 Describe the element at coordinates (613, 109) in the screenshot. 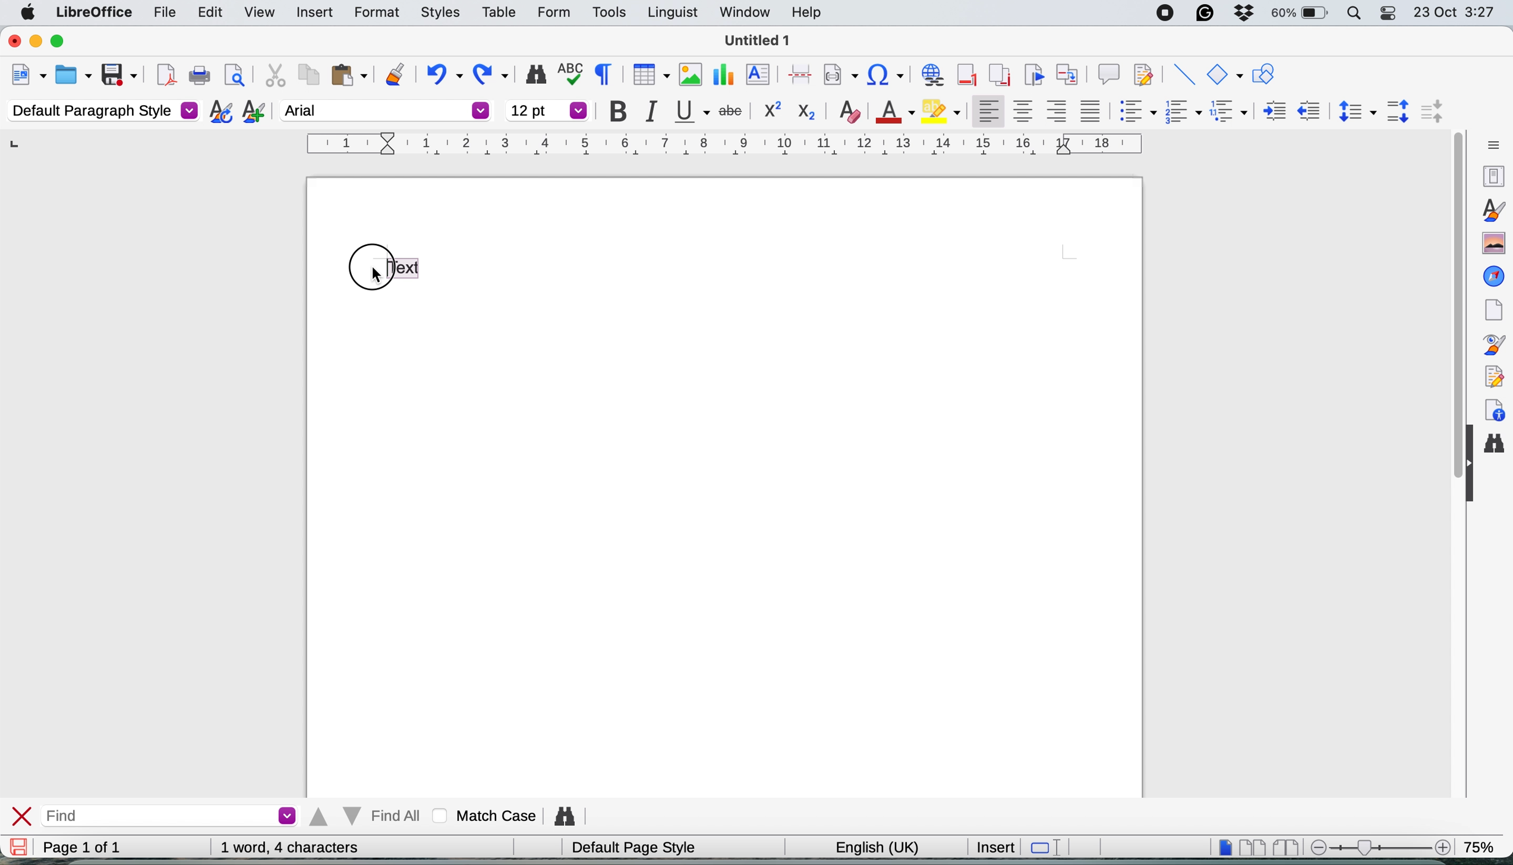

I see `bold` at that location.